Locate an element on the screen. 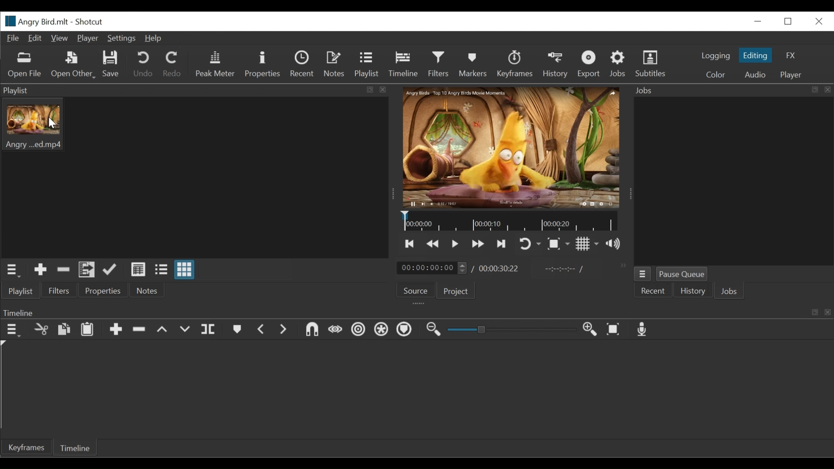  Play backward quickly is located at coordinates (432, 244).